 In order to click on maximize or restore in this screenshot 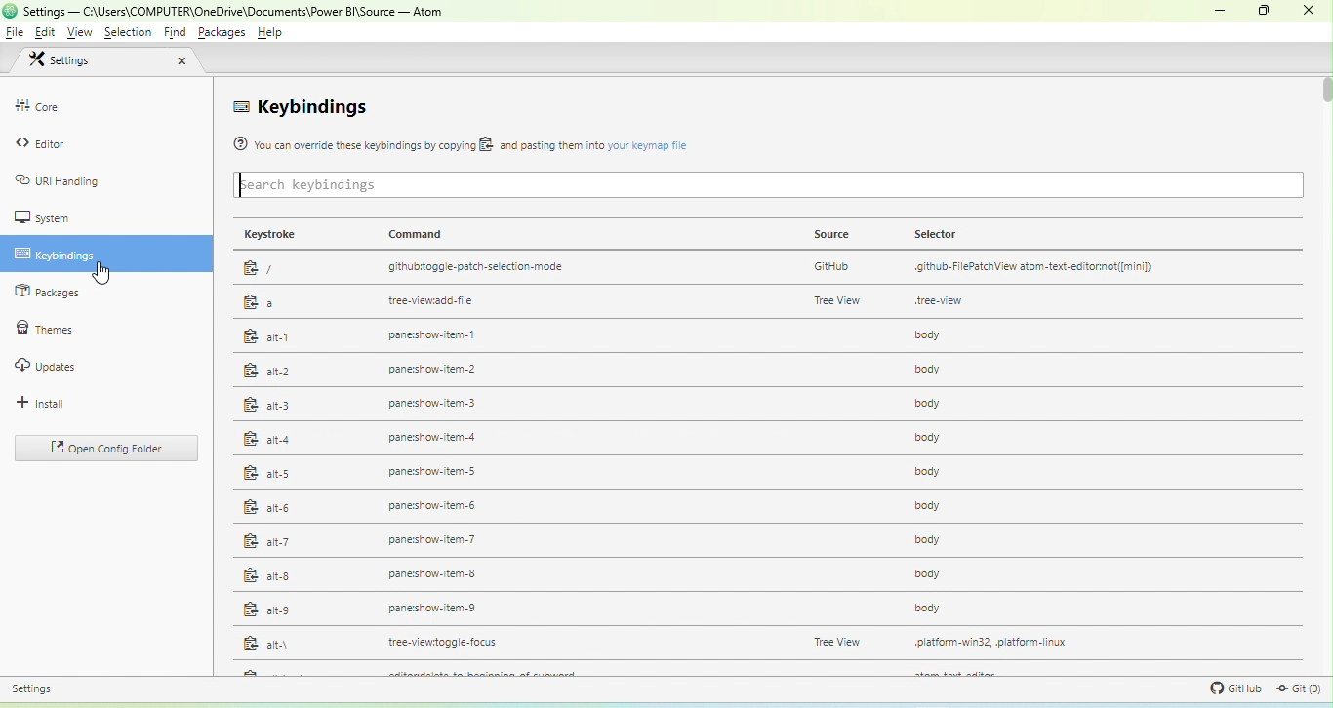, I will do `click(1263, 12)`.